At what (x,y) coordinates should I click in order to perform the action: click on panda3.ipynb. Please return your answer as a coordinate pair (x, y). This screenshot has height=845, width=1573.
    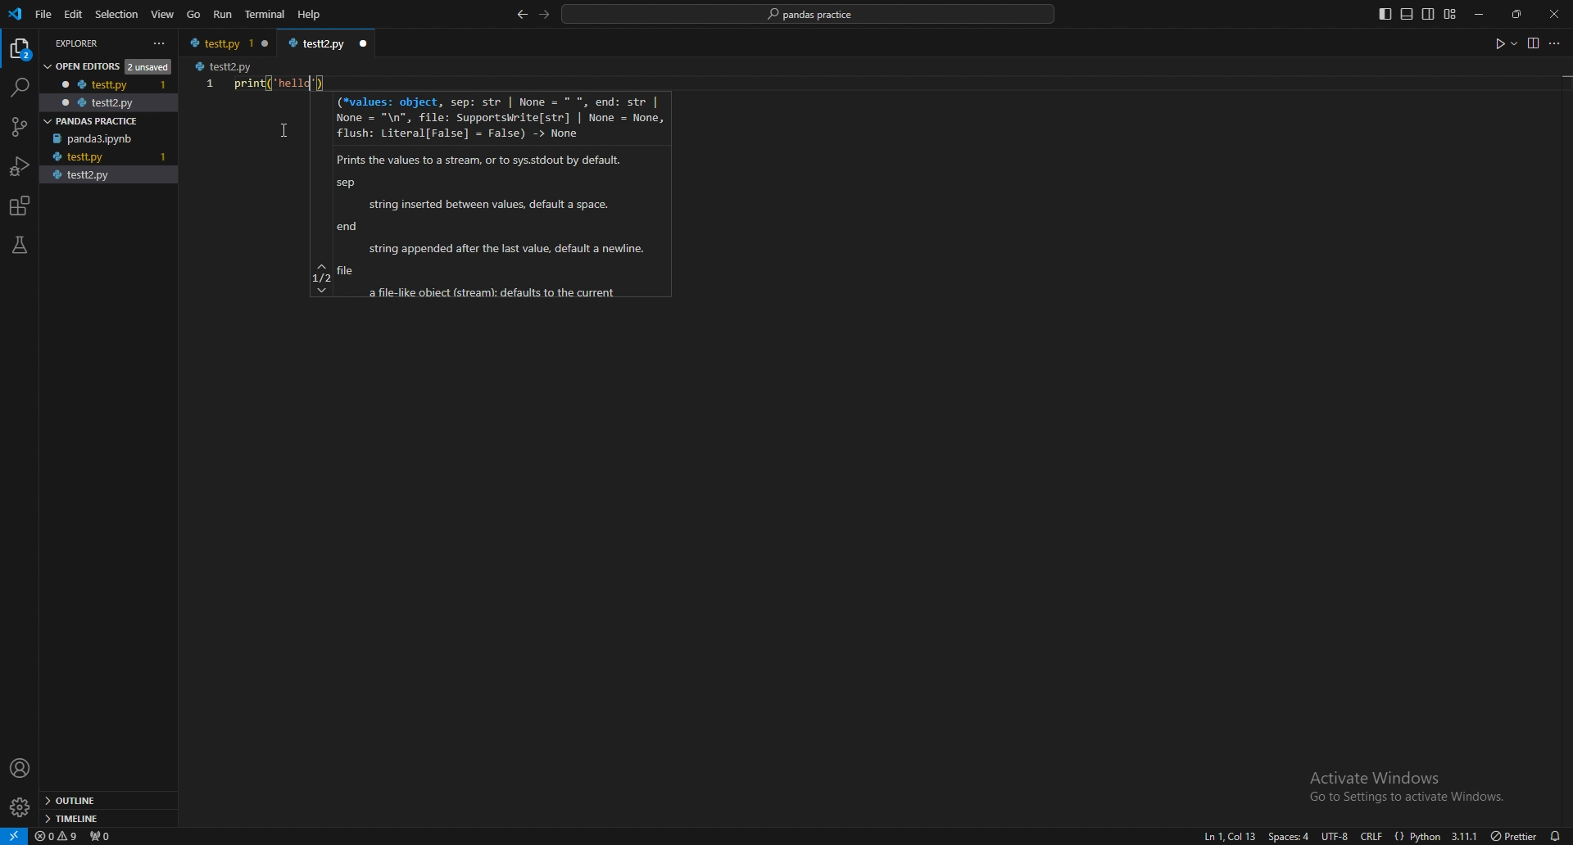
    Looking at the image, I should click on (101, 139).